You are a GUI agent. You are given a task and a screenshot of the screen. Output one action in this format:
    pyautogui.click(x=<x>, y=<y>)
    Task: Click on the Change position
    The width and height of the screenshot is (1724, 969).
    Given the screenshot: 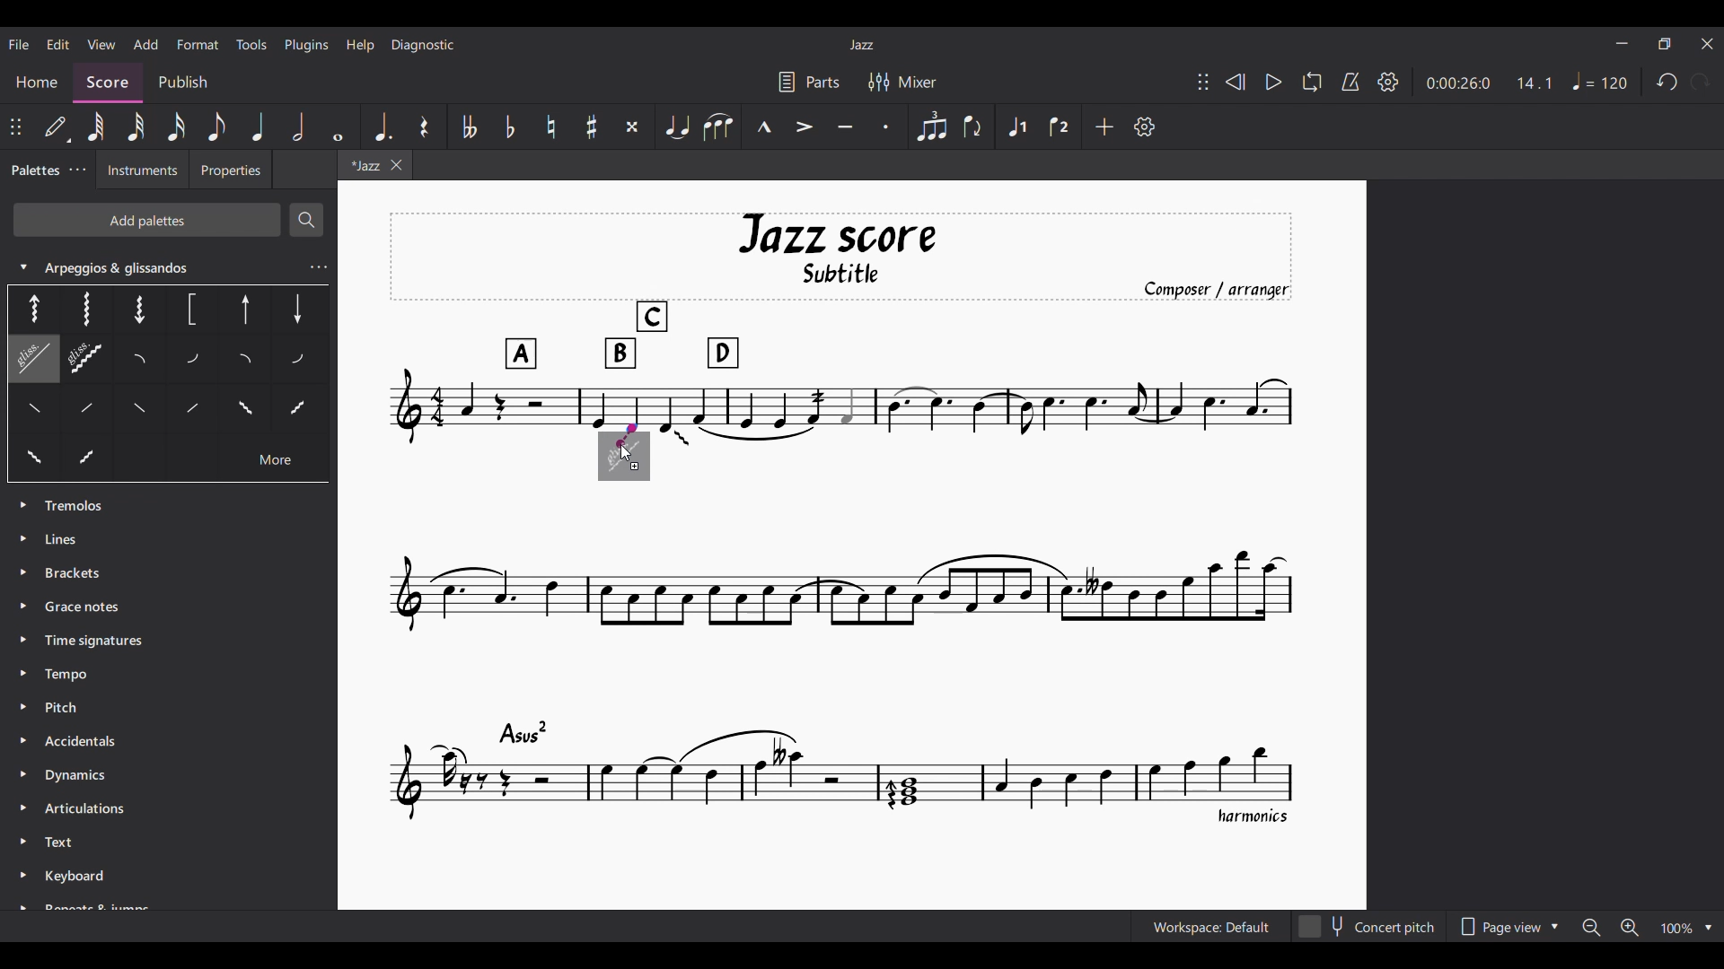 What is the action you would take?
    pyautogui.click(x=16, y=127)
    